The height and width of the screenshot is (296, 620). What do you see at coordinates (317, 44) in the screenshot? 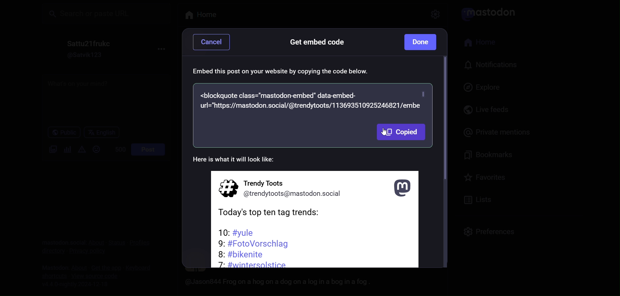
I see `get embed code` at bounding box center [317, 44].